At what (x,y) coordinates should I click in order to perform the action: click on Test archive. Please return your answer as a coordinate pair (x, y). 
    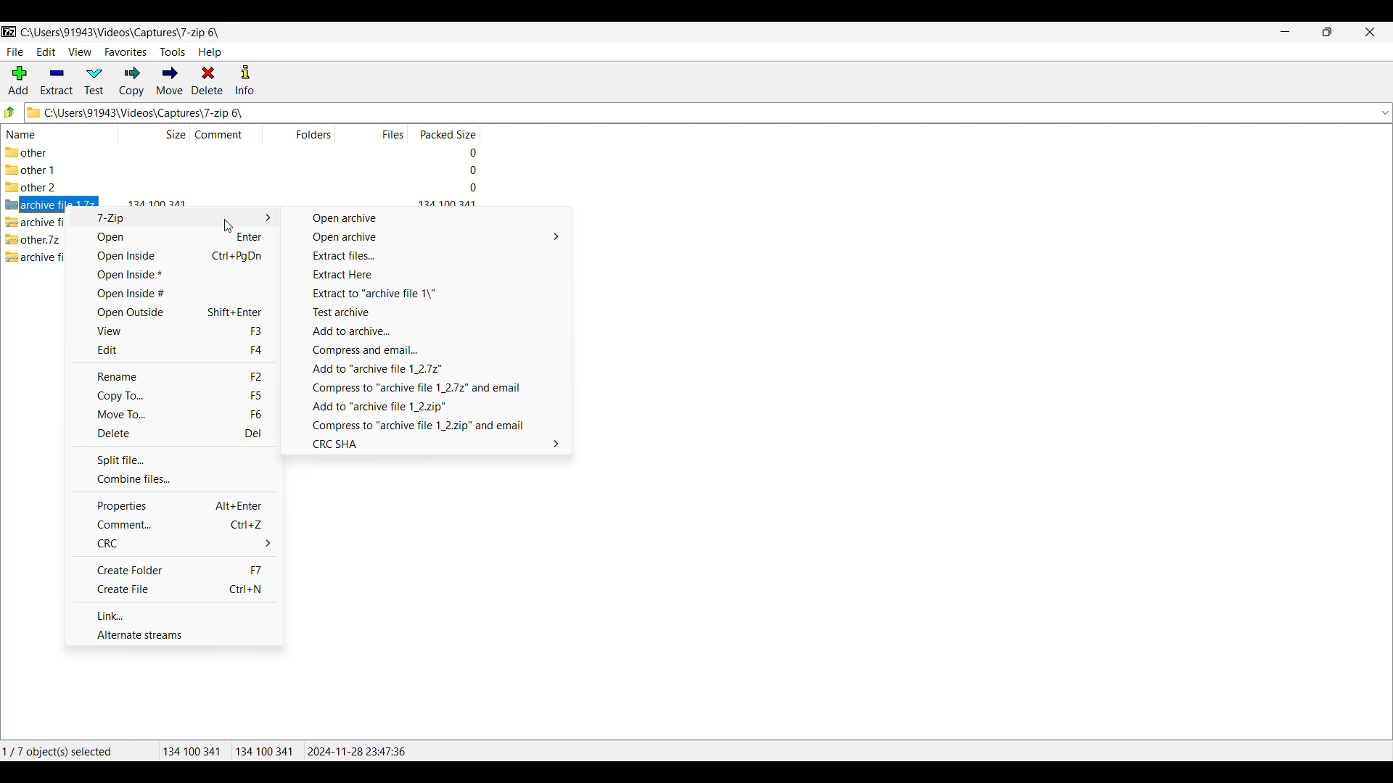
    Looking at the image, I should click on (428, 312).